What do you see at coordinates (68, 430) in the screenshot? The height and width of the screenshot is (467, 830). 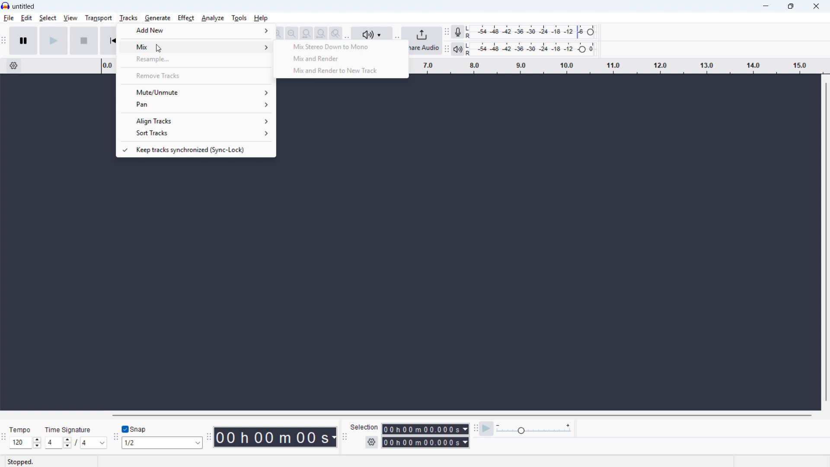 I see `time signature` at bounding box center [68, 430].